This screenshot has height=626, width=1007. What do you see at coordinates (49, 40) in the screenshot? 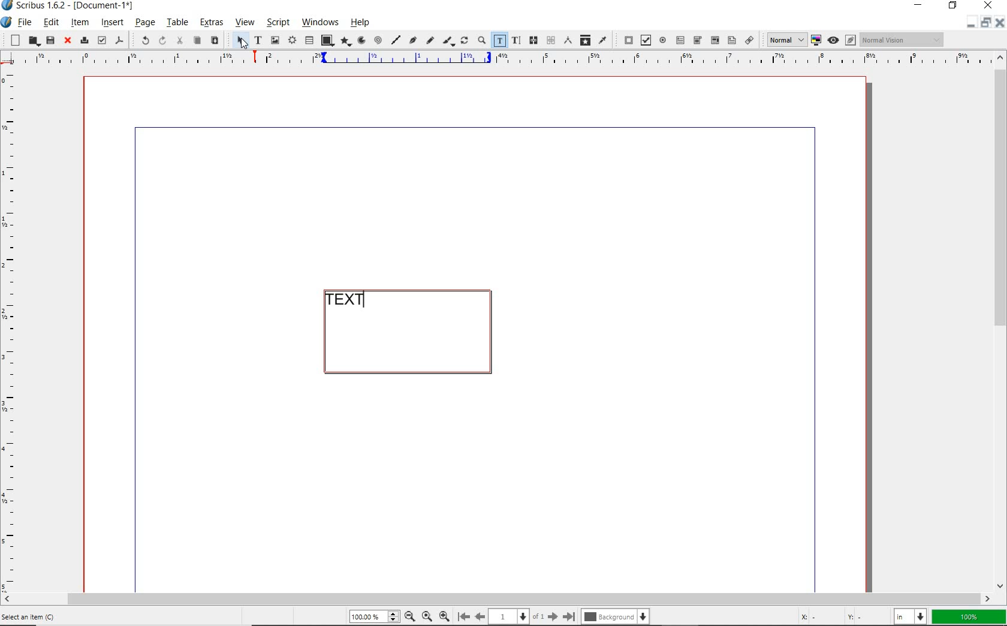
I see `save` at bounding box center [49, 40].